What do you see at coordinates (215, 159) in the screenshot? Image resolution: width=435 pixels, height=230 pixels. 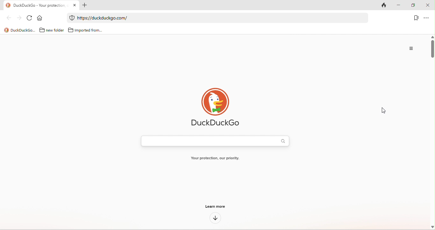 I see `your protection, our priority` at bounding box center [215, 159].